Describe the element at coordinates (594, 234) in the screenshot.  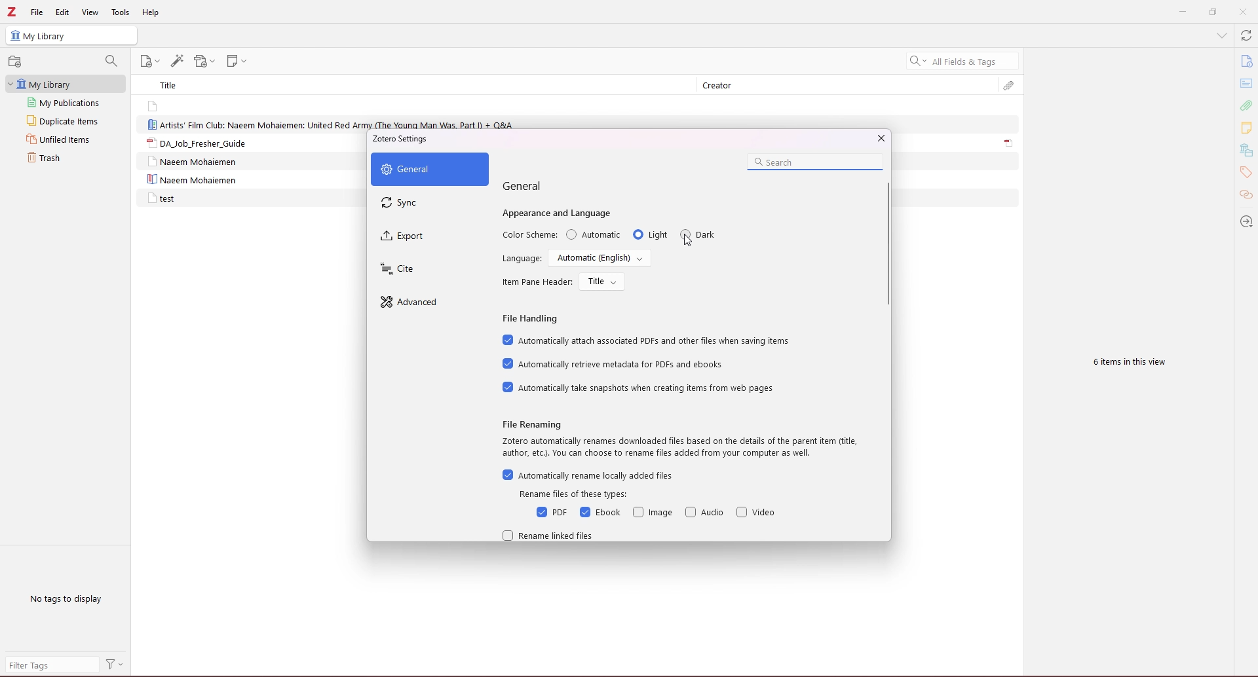
I see `automatic` at that location.